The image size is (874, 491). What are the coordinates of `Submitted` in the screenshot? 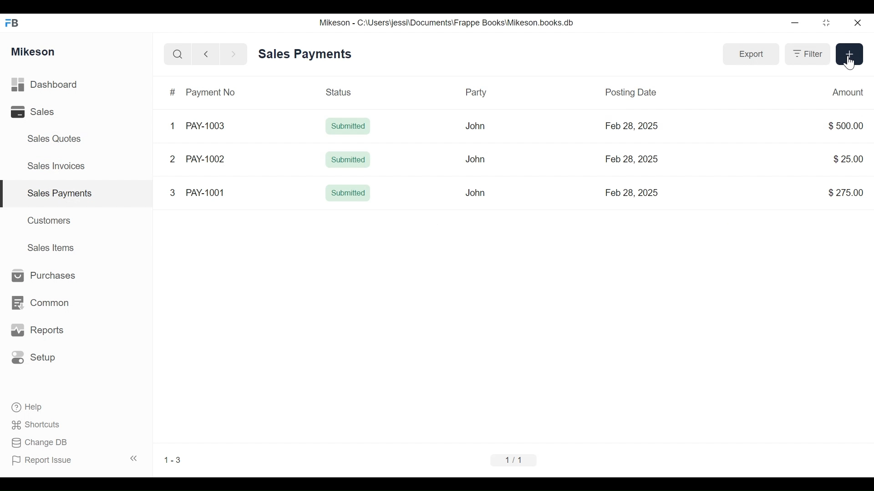 It's located at (349, 159).